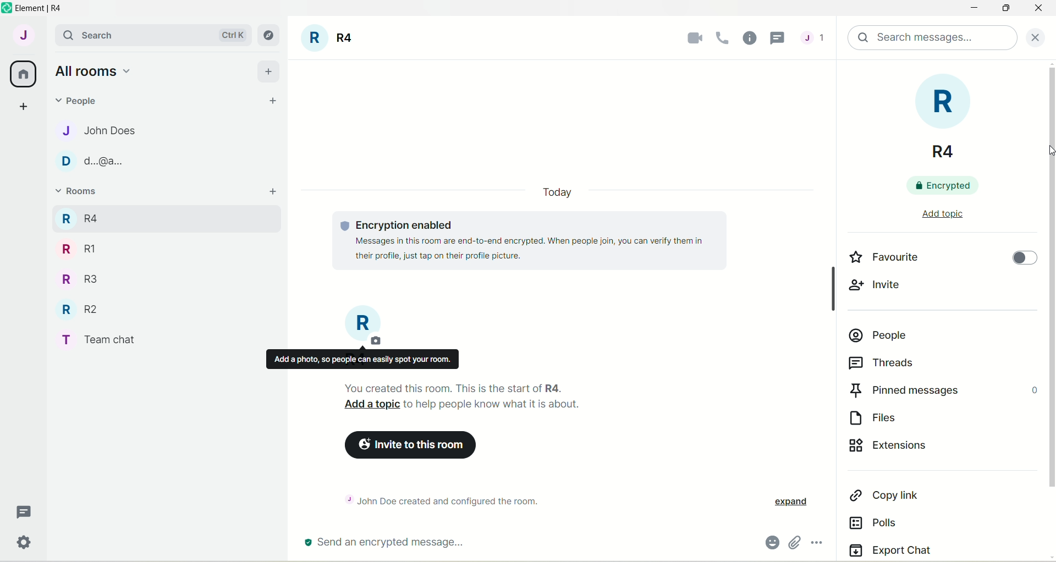 This screenshot has height=562, width=1056. Describe the element at coordinates (831, 286) in the screenshot. I see `Scrollbar` at that location.